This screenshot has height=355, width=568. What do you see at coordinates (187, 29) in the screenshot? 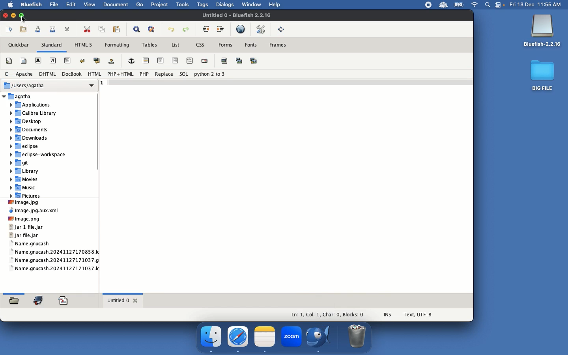
I see `Redo` at bounding box center [187, 29].